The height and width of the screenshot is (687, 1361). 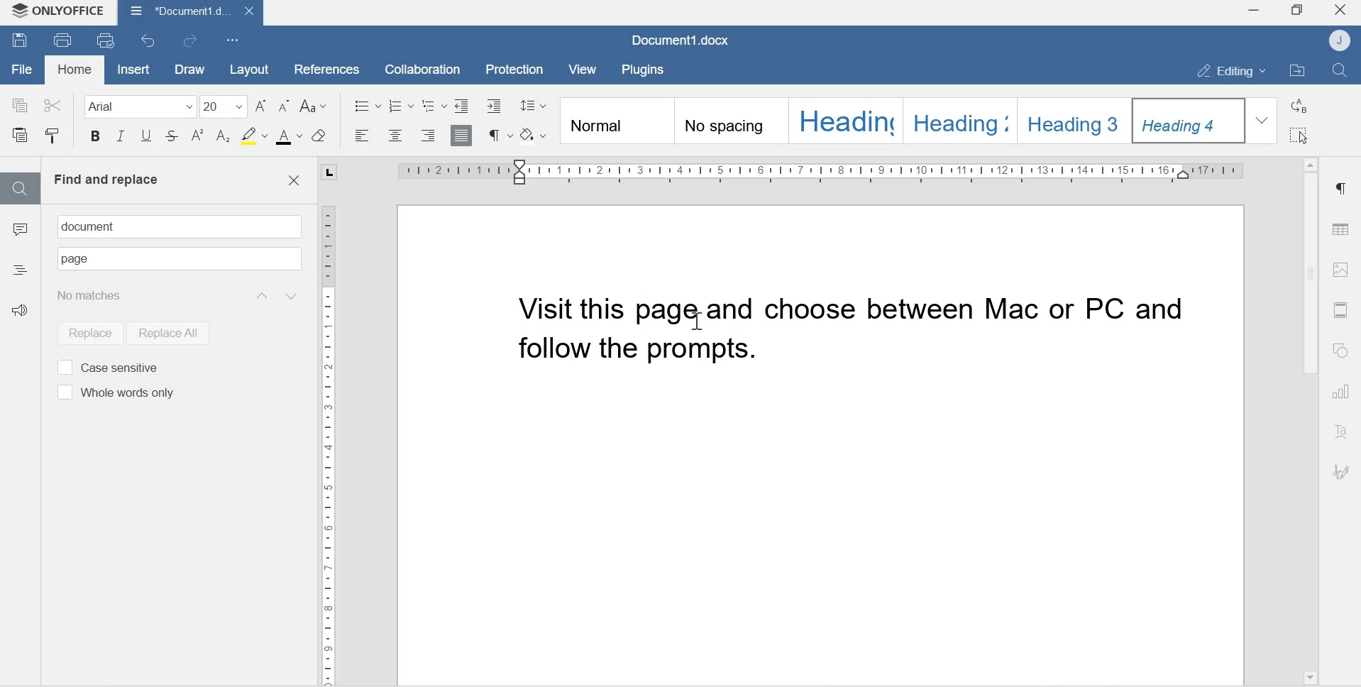 I want to click on document, so click(x=94, y=226).